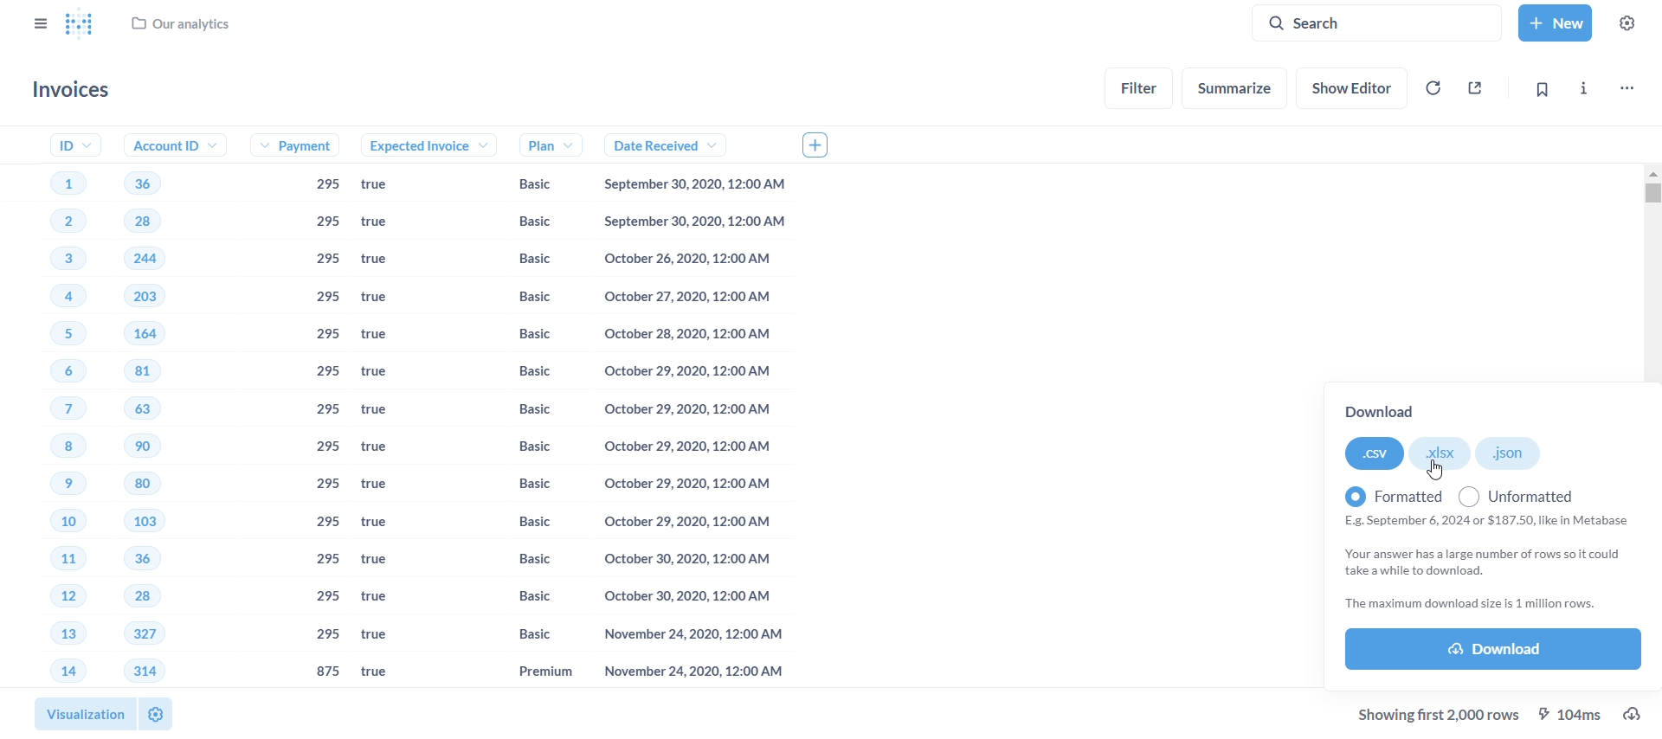 The height and width of the screenshot is (739, 1662). What do you see at coordinates (686, 411) in the screenshot?
I see `October 29,2020, 12:00 AM` at bounding box center [686, 411].